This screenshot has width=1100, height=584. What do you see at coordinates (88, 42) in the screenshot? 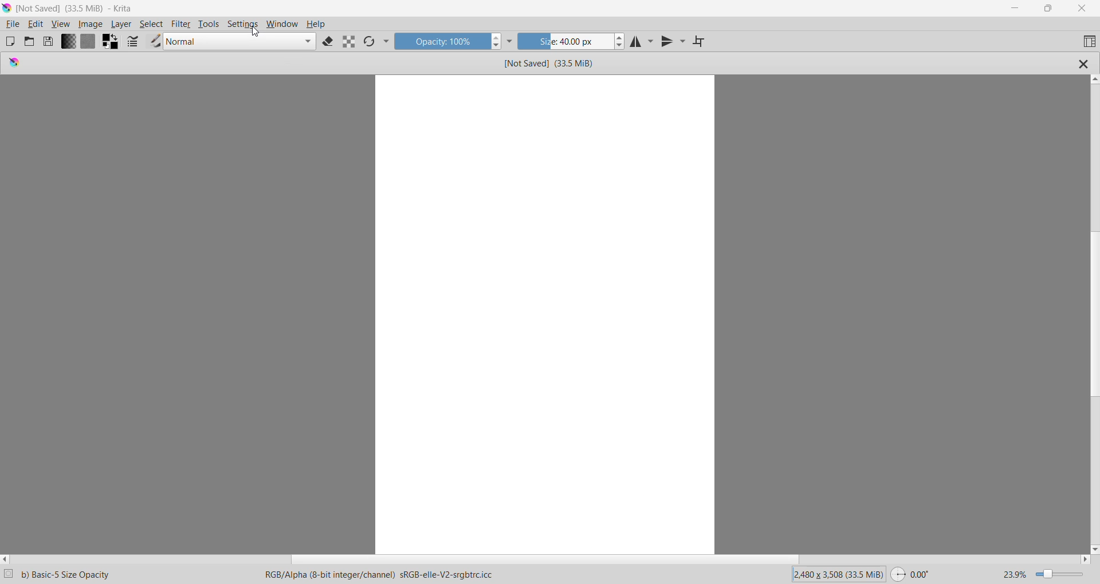
I see `Fill Patterns` at bounding box center [88, 42].